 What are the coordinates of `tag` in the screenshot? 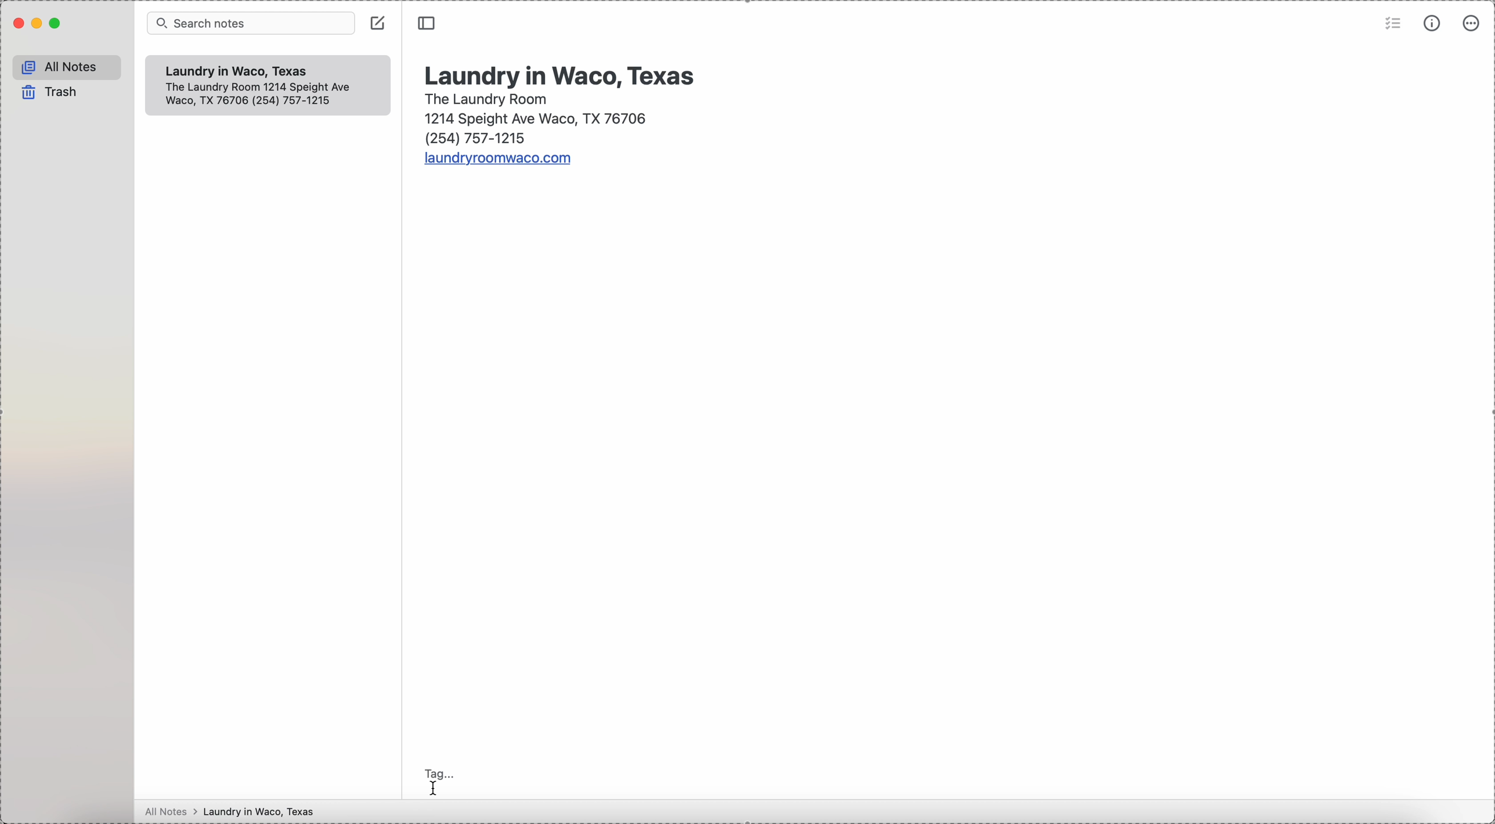 It's located at (439, 769).